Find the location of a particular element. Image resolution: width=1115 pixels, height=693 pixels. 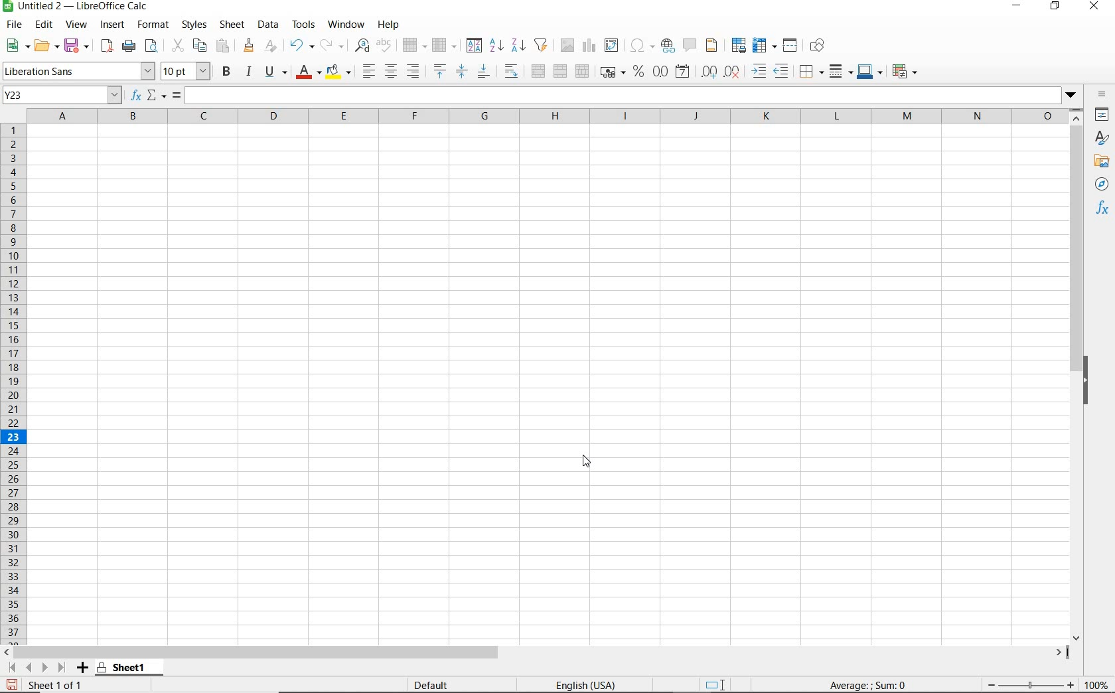

FONT COLOR is located at coordinates (308, 73).